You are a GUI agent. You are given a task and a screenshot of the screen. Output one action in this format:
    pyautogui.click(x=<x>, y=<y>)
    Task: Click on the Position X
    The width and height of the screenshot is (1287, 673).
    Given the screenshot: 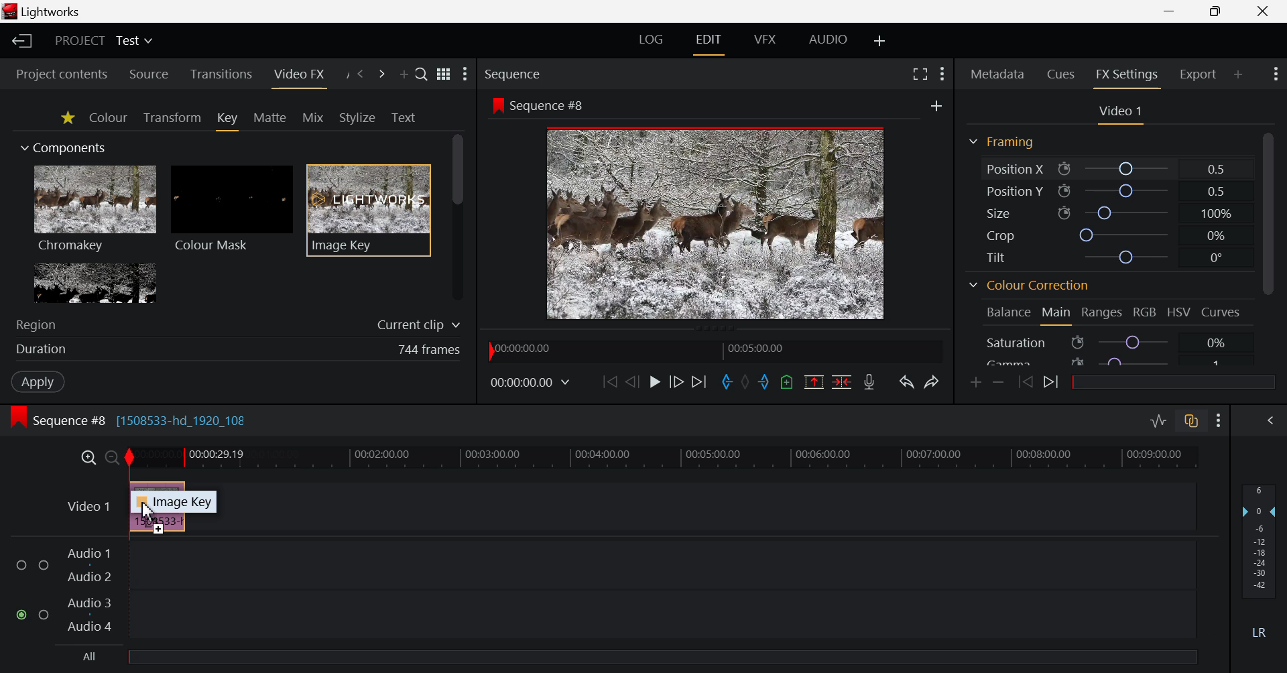 What is the action you would take?
    pyautogui.click(x=1129, y=169)
    